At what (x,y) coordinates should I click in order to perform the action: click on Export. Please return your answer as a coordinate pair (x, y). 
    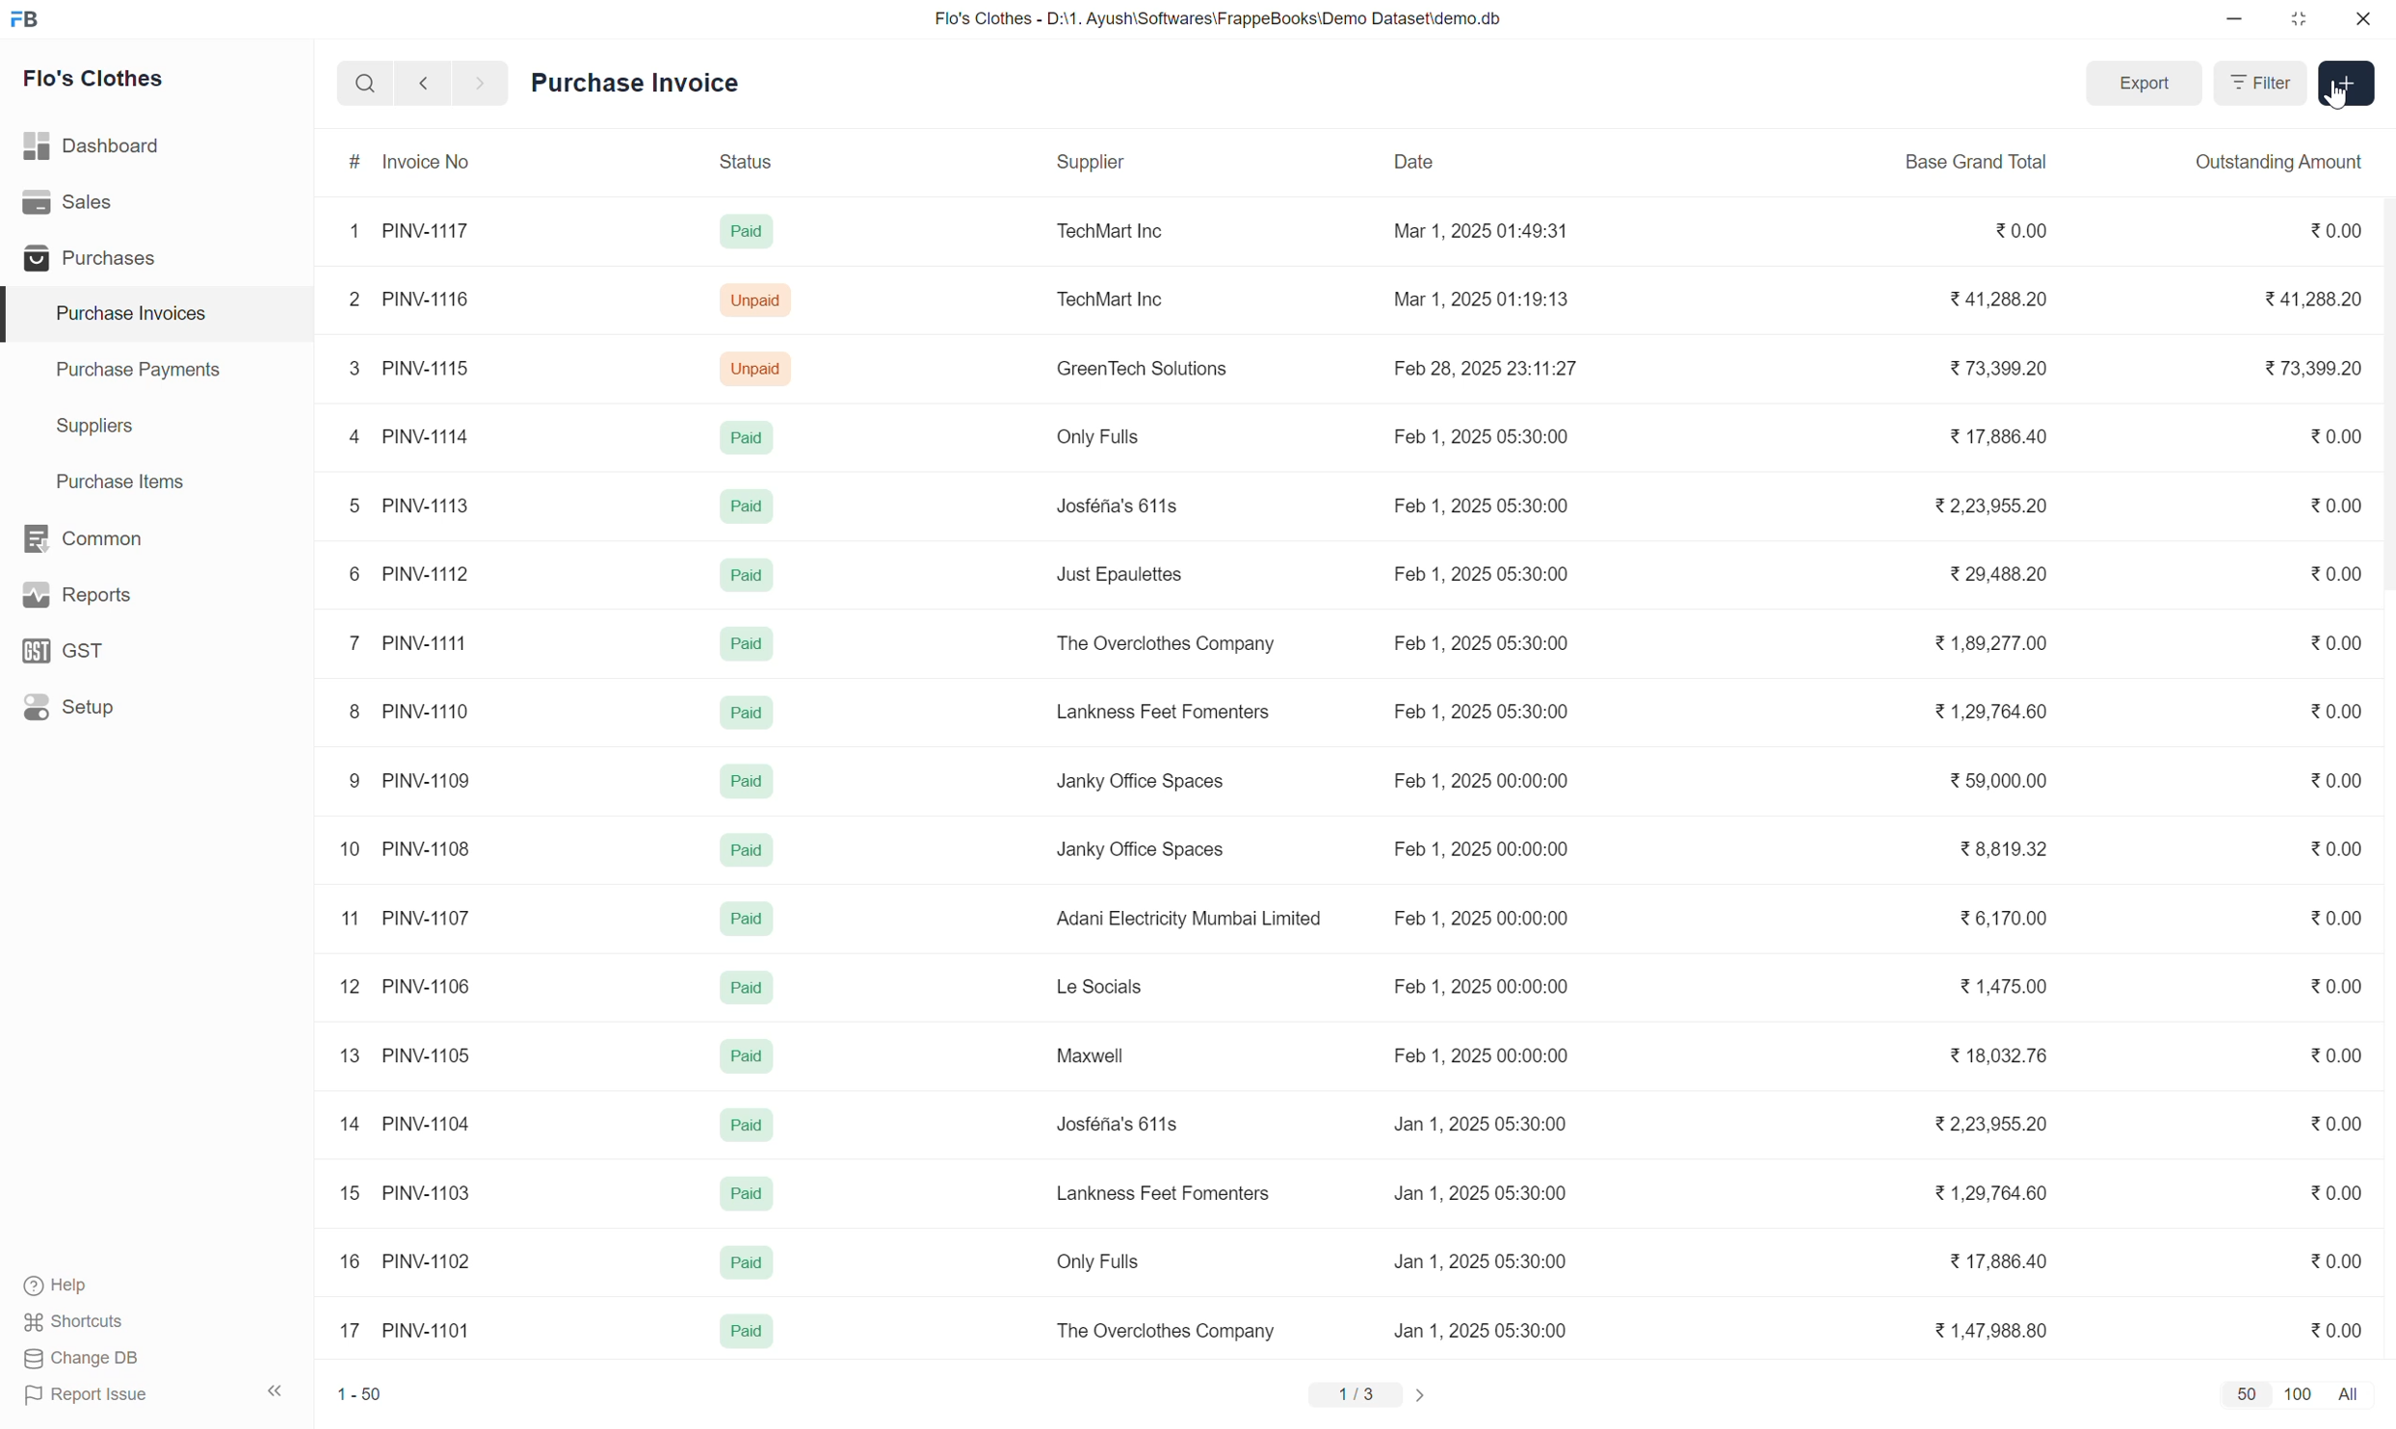
    Looking at the image, I should click on (2144, 84).